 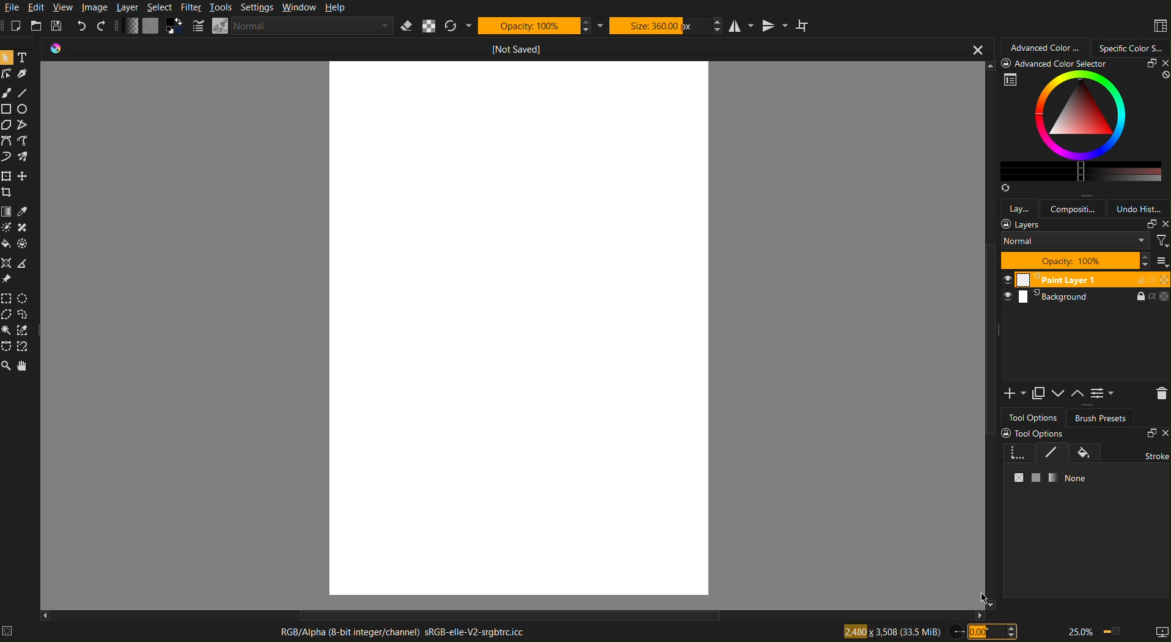 What do you see at coordinates (24, 315) in the screenshot?
I see `Lasso (Freehand) Selection Tool` at bounding box center [24, 315].